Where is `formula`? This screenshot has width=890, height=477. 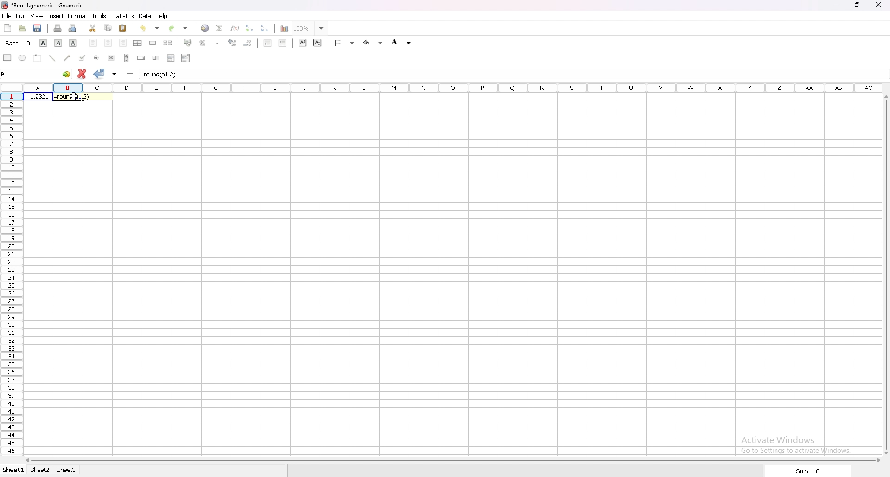
formula is located at coordinates (73, 97).